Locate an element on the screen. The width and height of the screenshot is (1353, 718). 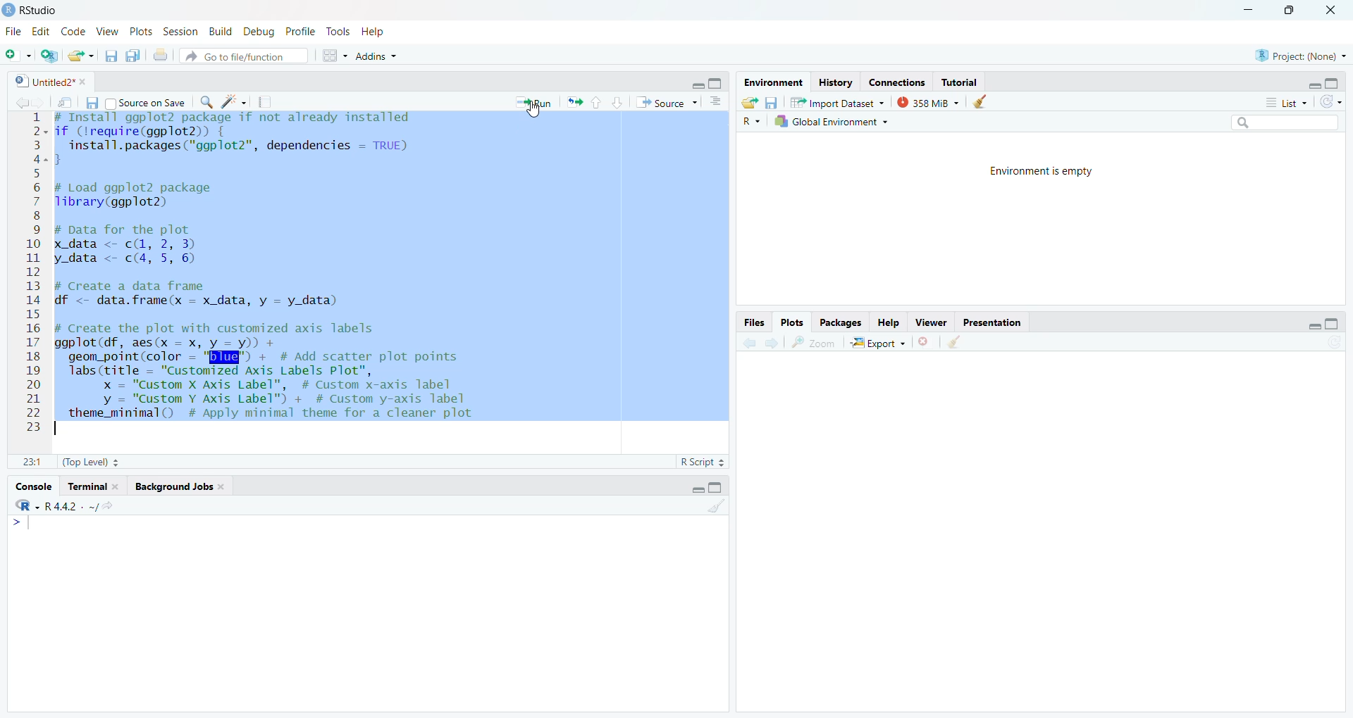
export is located at coordinates (747, 101).